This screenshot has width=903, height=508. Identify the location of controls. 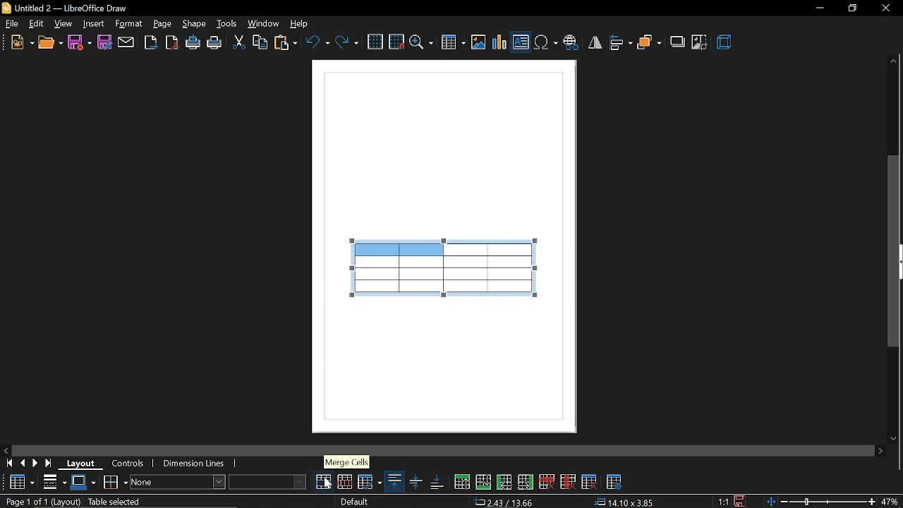
(131, 465).